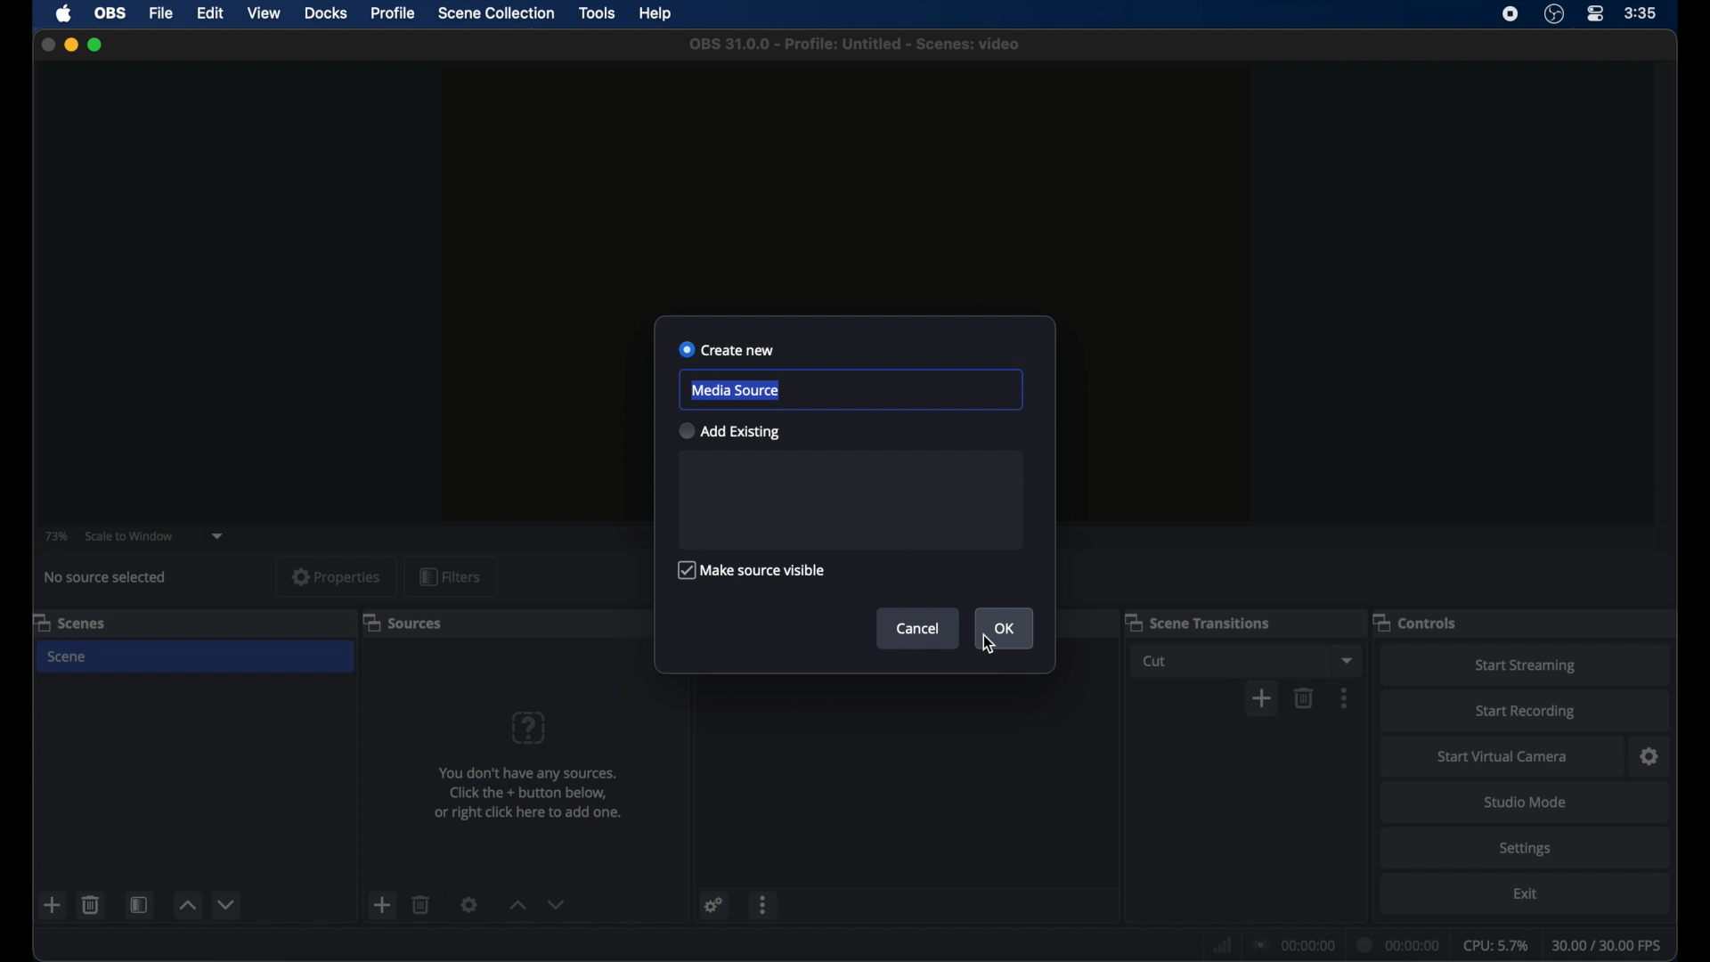  I want to click on scale to window, so click(129, 535).